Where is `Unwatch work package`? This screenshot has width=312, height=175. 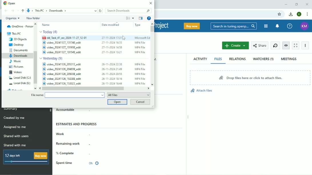
Unwatch work package is located at coordinates (286, 45).